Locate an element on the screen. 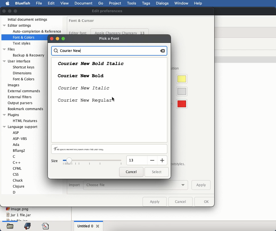 Image resolution: width=276 pixels, height=231 pixels. initial document settings is located at coordinates (30, 19).